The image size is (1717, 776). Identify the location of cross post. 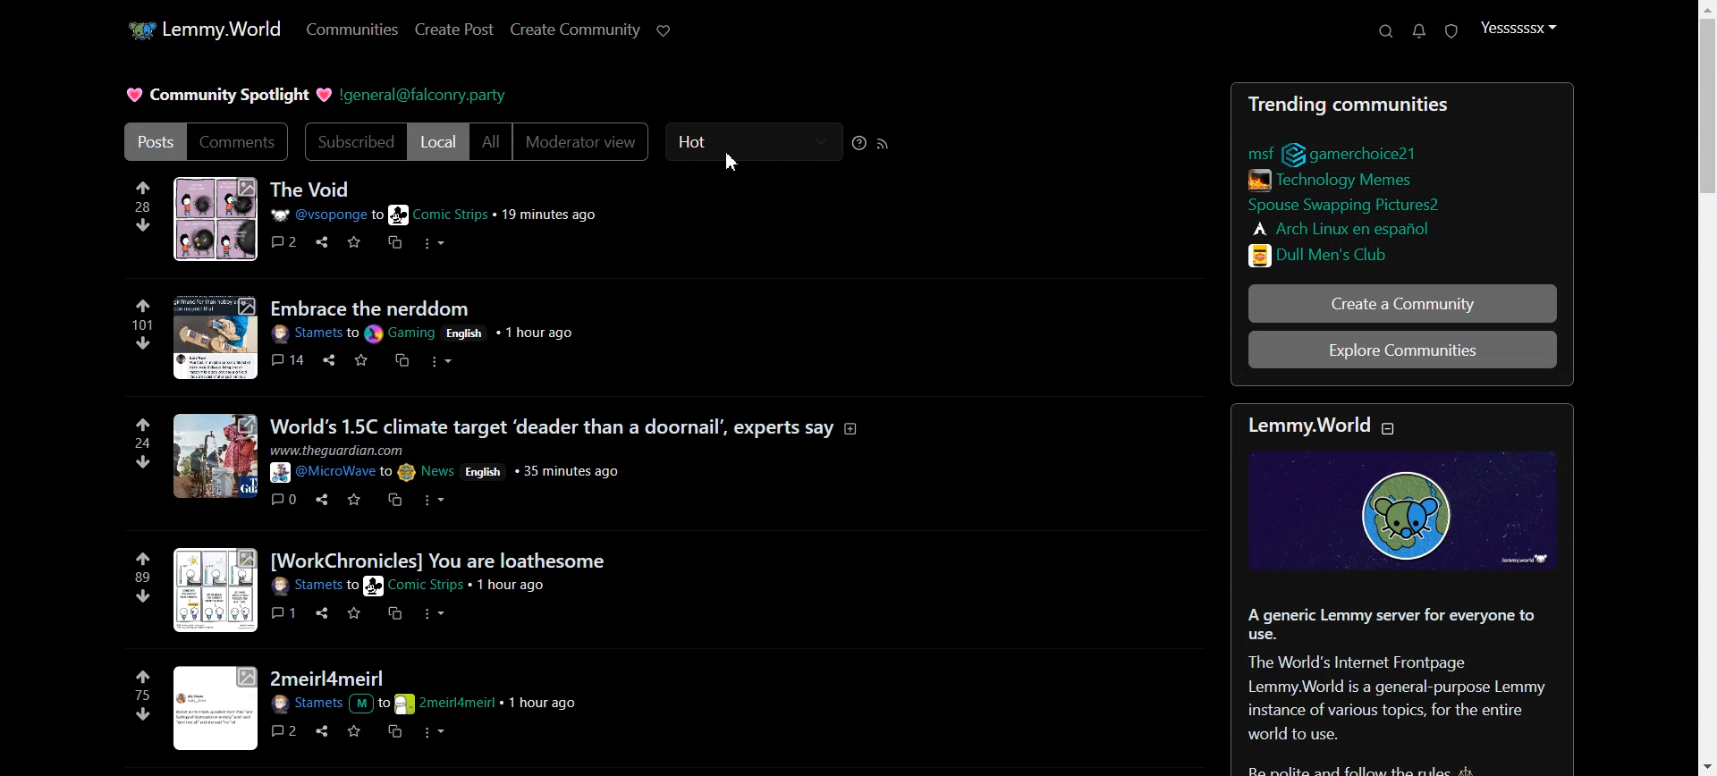
(393, 612).